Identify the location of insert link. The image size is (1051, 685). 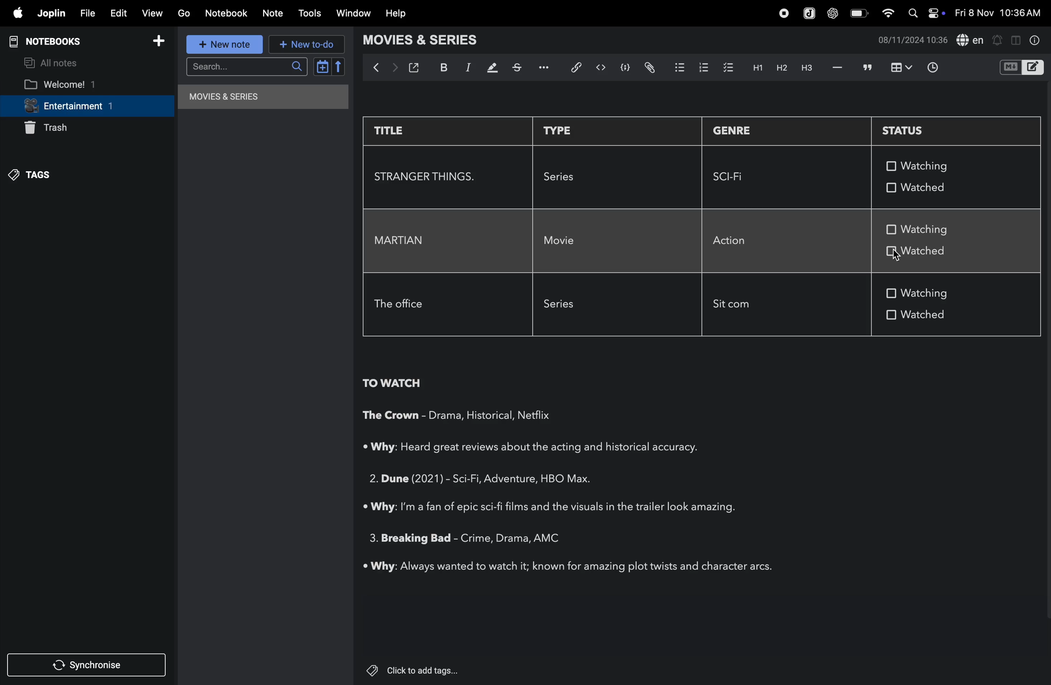
(577, 68).